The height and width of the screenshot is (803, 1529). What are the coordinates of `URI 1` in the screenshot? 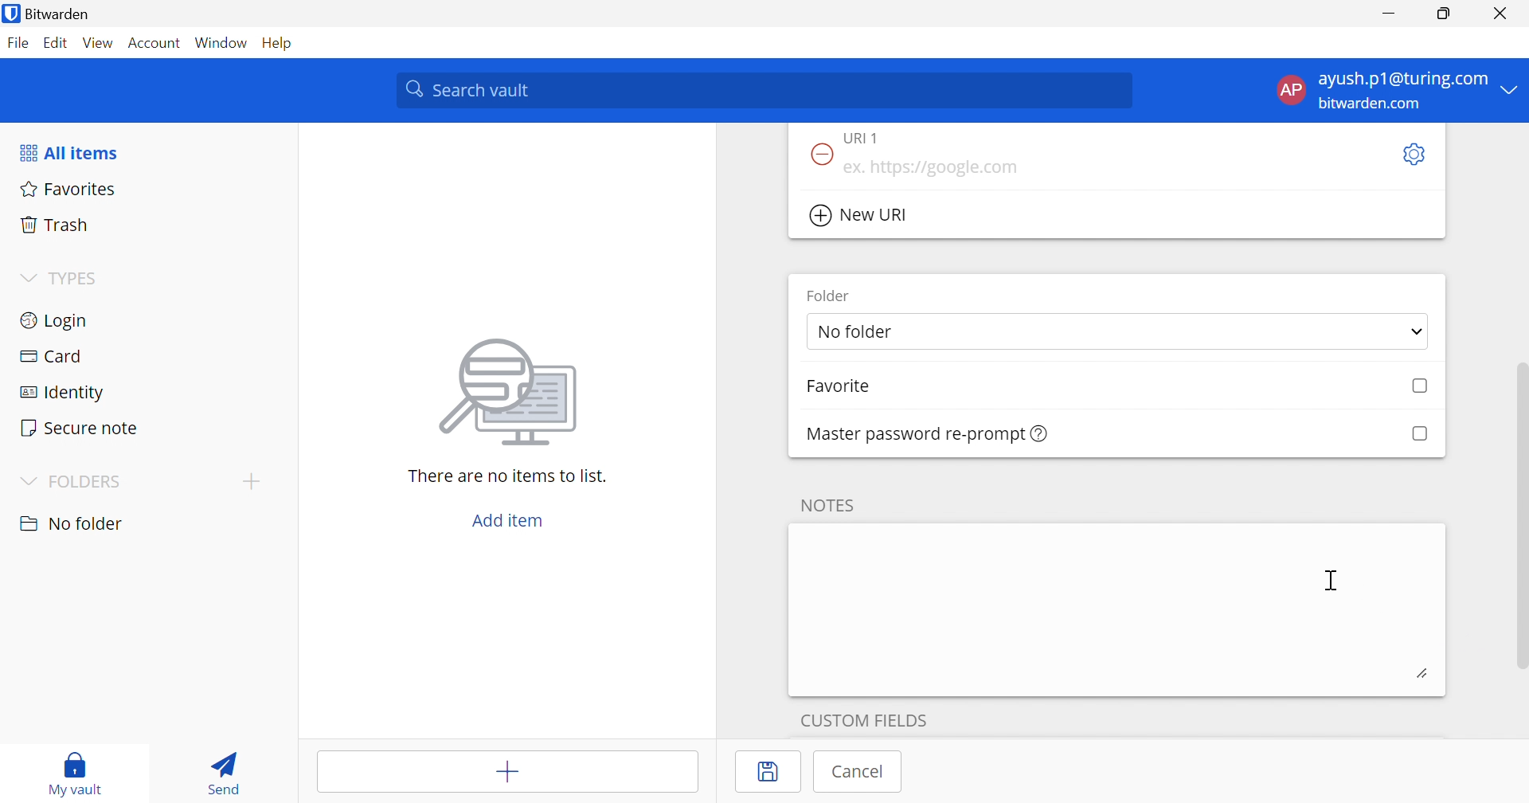 It's located at (871, 137).